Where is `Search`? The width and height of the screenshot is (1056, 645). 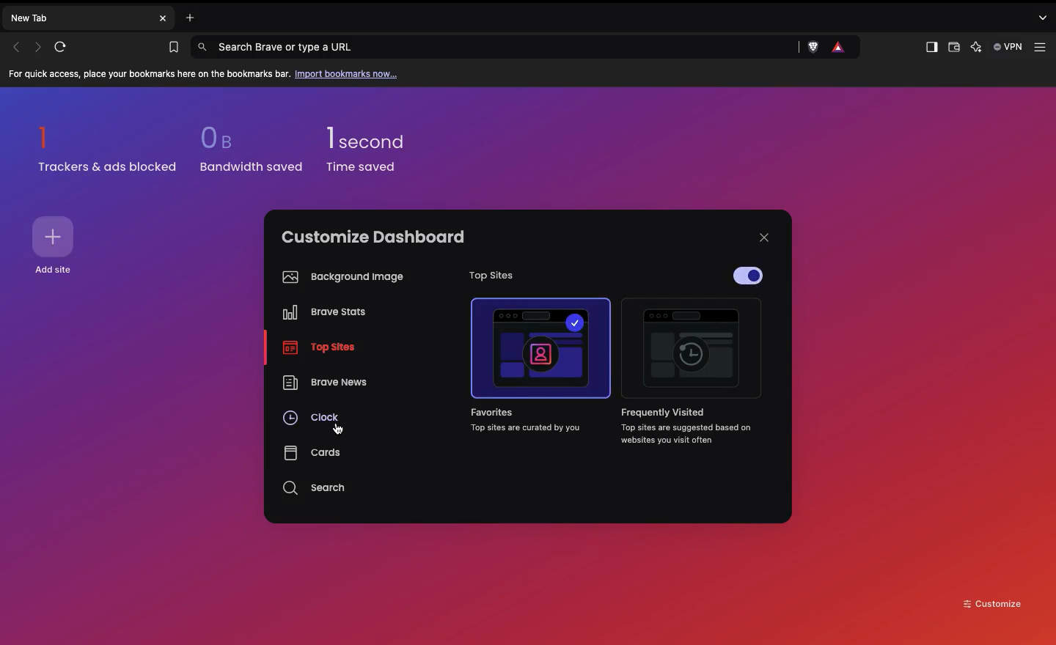
Search is located at coordinates (316, 488).